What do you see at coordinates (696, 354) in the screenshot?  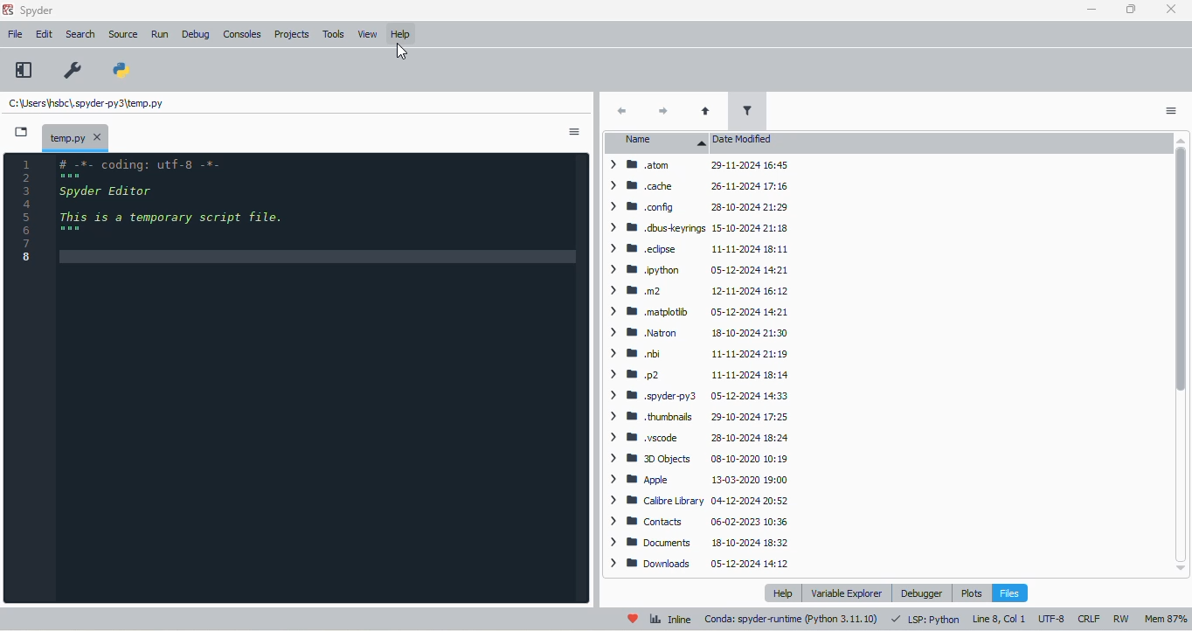 I see `> BB bi 11-11-2024 21:19` at bounding box center [696, 354].